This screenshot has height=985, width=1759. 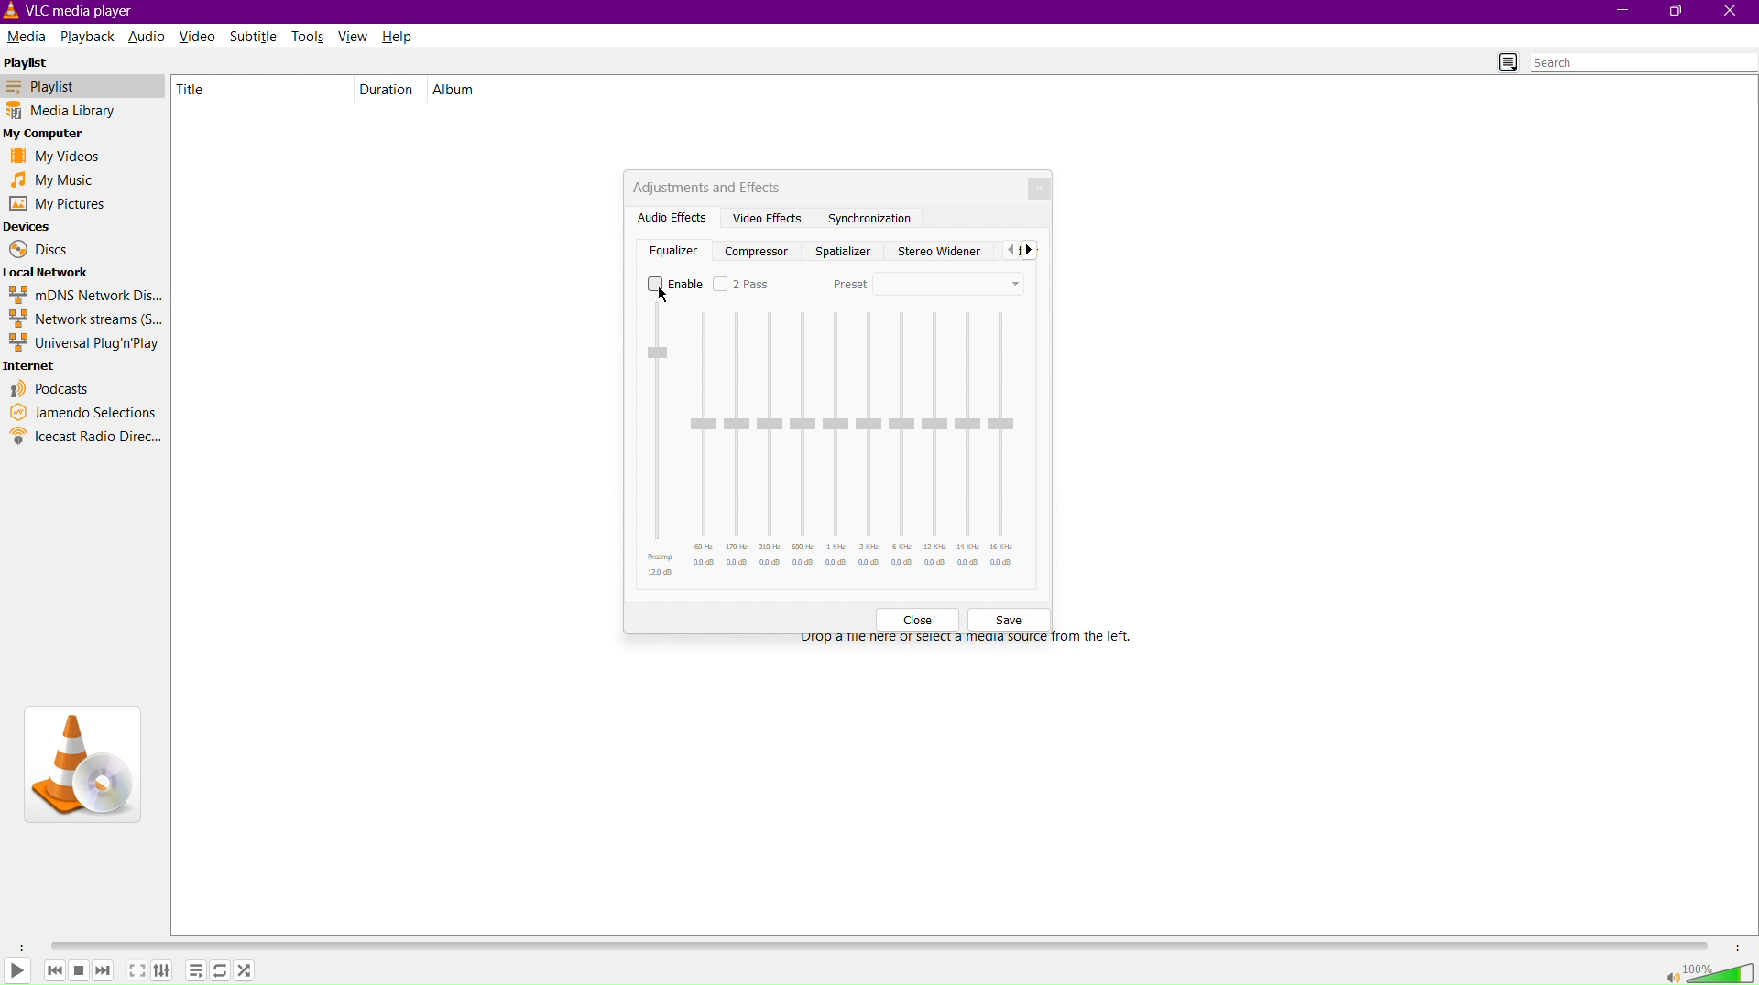 What do you see at coordinates (53, 969) in the screenshot?
I see `Backward` at bounding box center [53, 969].